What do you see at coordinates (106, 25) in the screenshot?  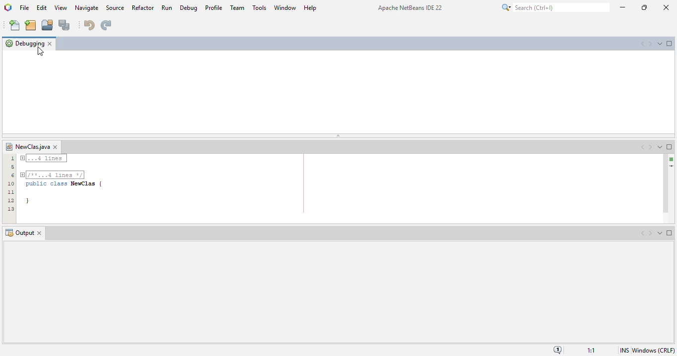 I see `redo` at bounding box center [106, 25].